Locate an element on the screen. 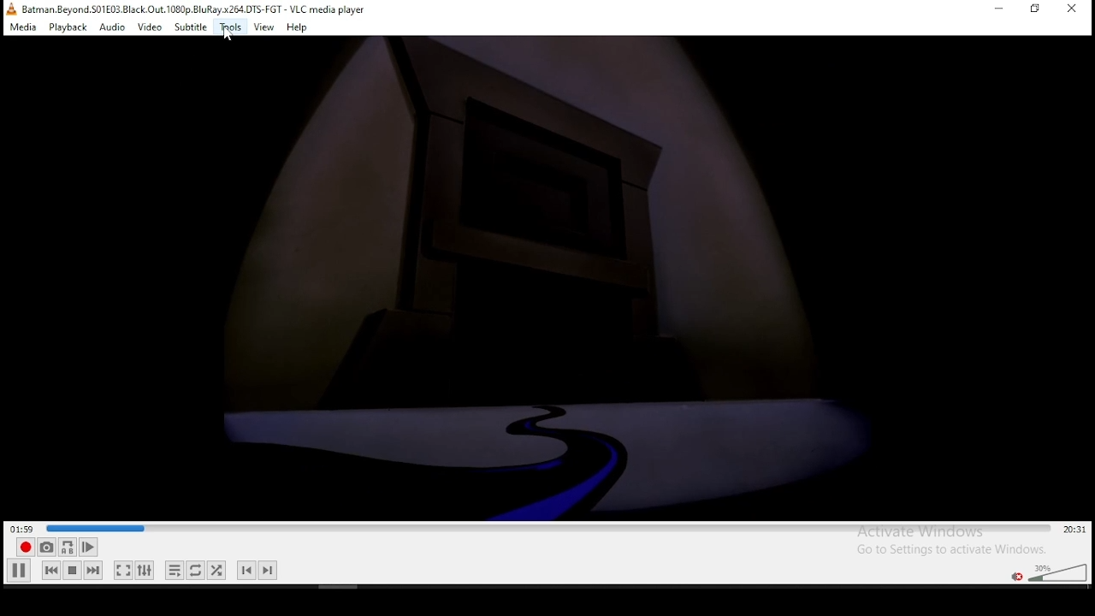 This screenshot has height=616, width=1095. media is located at coordinates (24, 27).